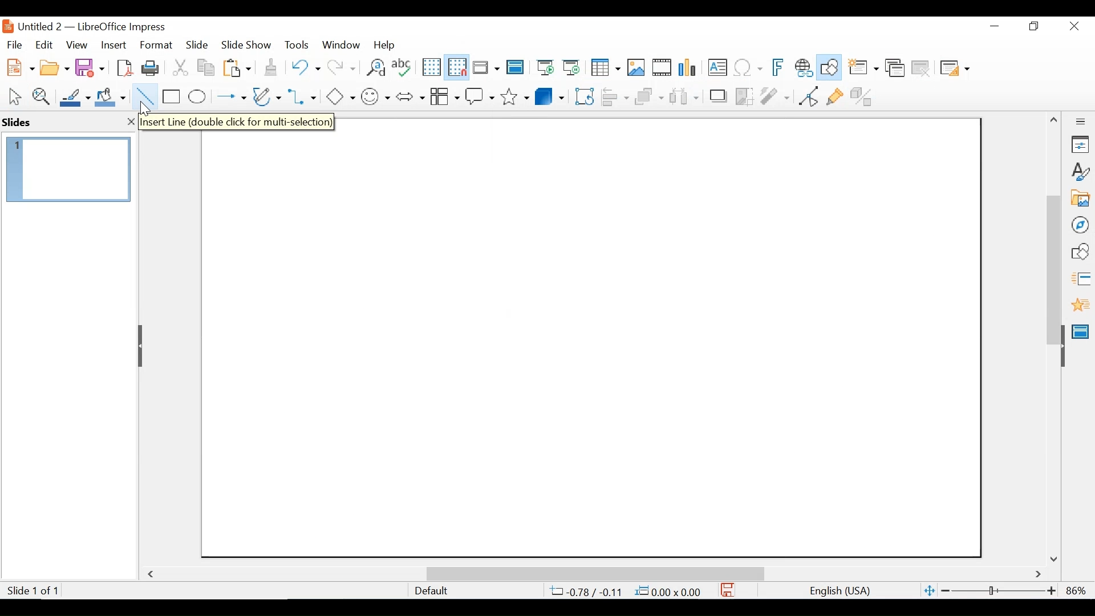  What do you see at coordinates (779, 68) in the screenshot?
I see `Insert Frontwork` at bounding box center [779, 68].